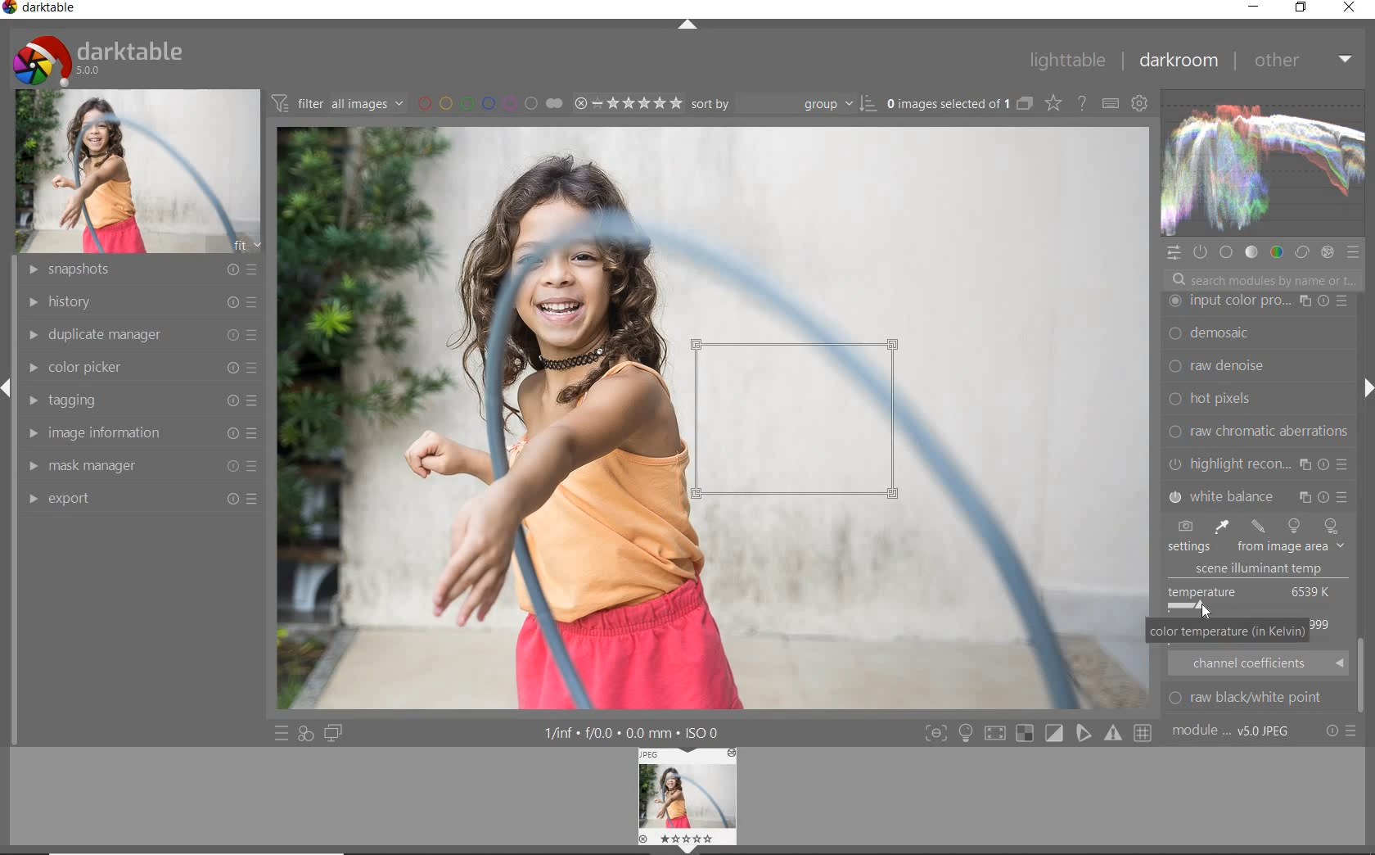 Image resolution: width=1375 pixels, height=855 pixels. What do you see at coordinates (305, 735) in the screenshot?
I see `quick access for applying any of your styles` at bounding box center [305, 735].